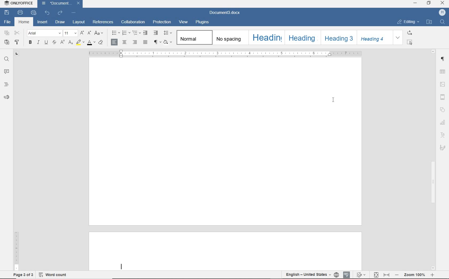 The height and width of the screenshot is (279, 449). I want to click on BULLETS, so click(115, 33).